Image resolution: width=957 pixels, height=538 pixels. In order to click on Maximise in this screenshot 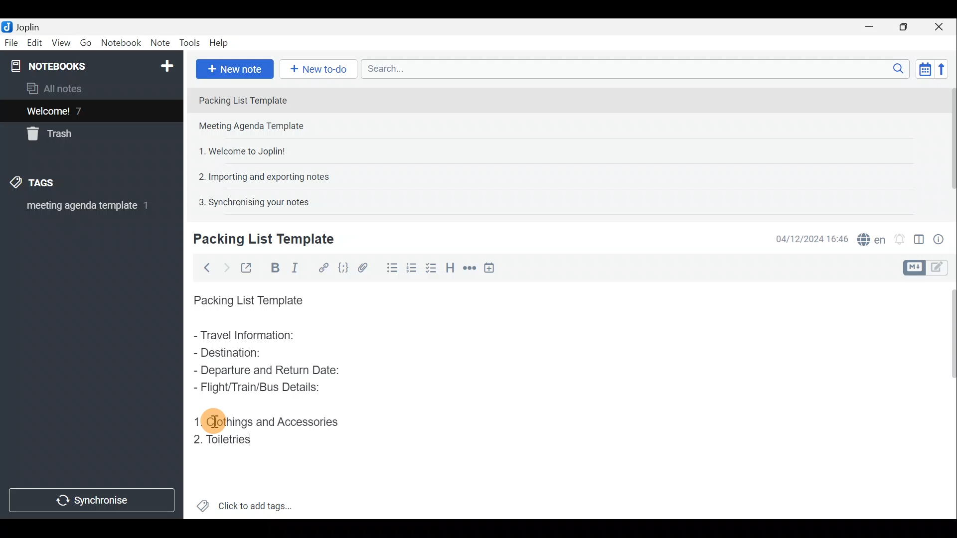, I will do `click(907, 27)`.